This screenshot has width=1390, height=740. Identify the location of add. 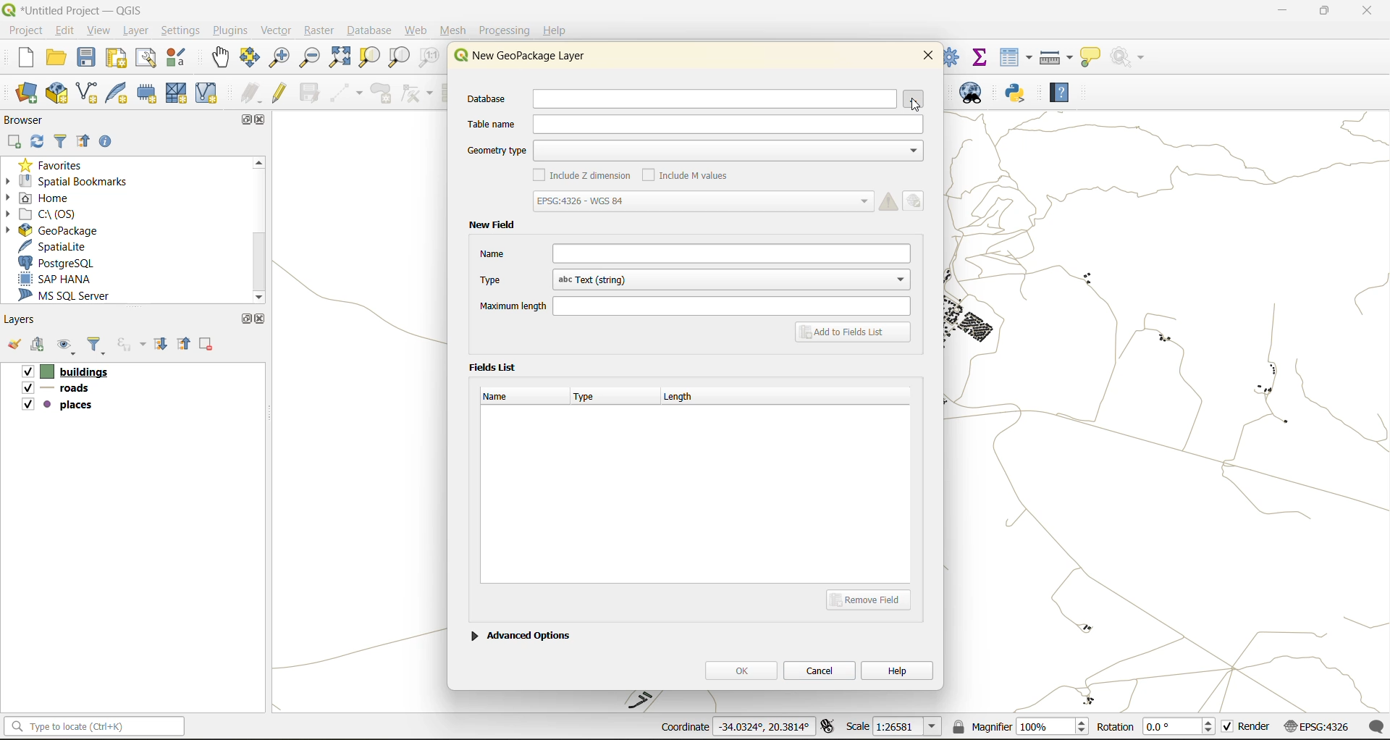
(15, 141).